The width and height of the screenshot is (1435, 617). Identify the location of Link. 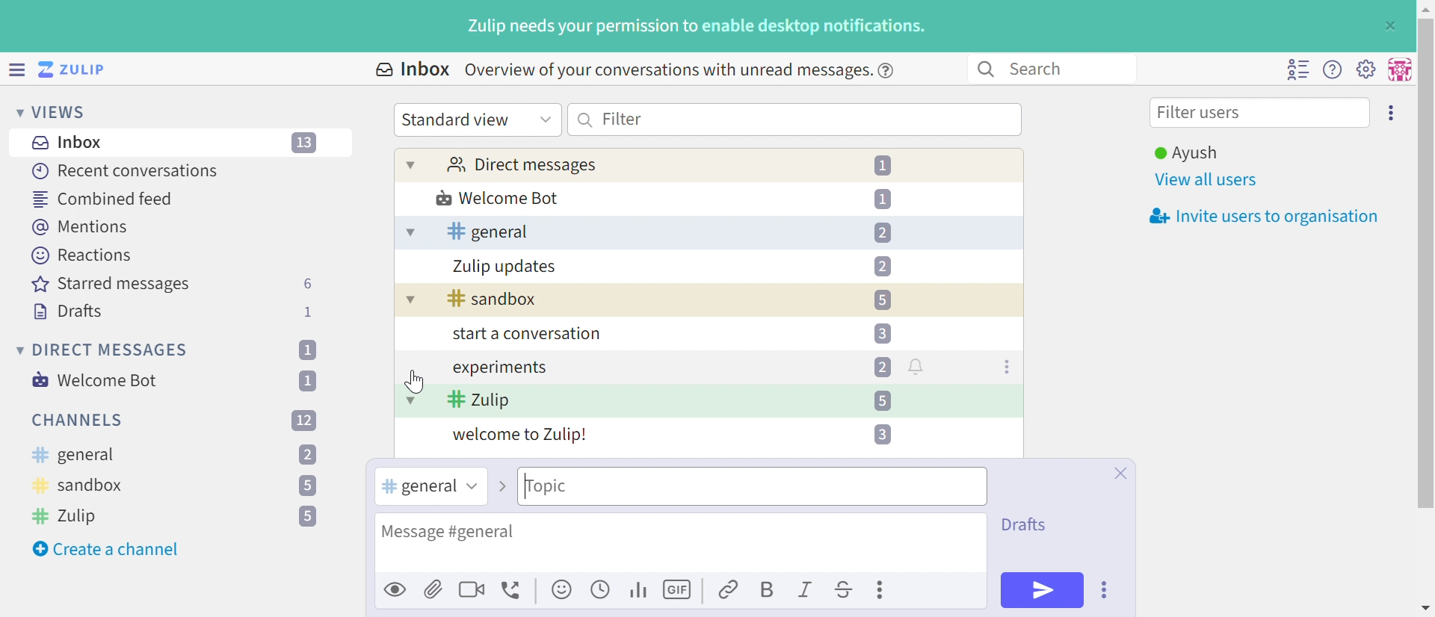
(729, 591).